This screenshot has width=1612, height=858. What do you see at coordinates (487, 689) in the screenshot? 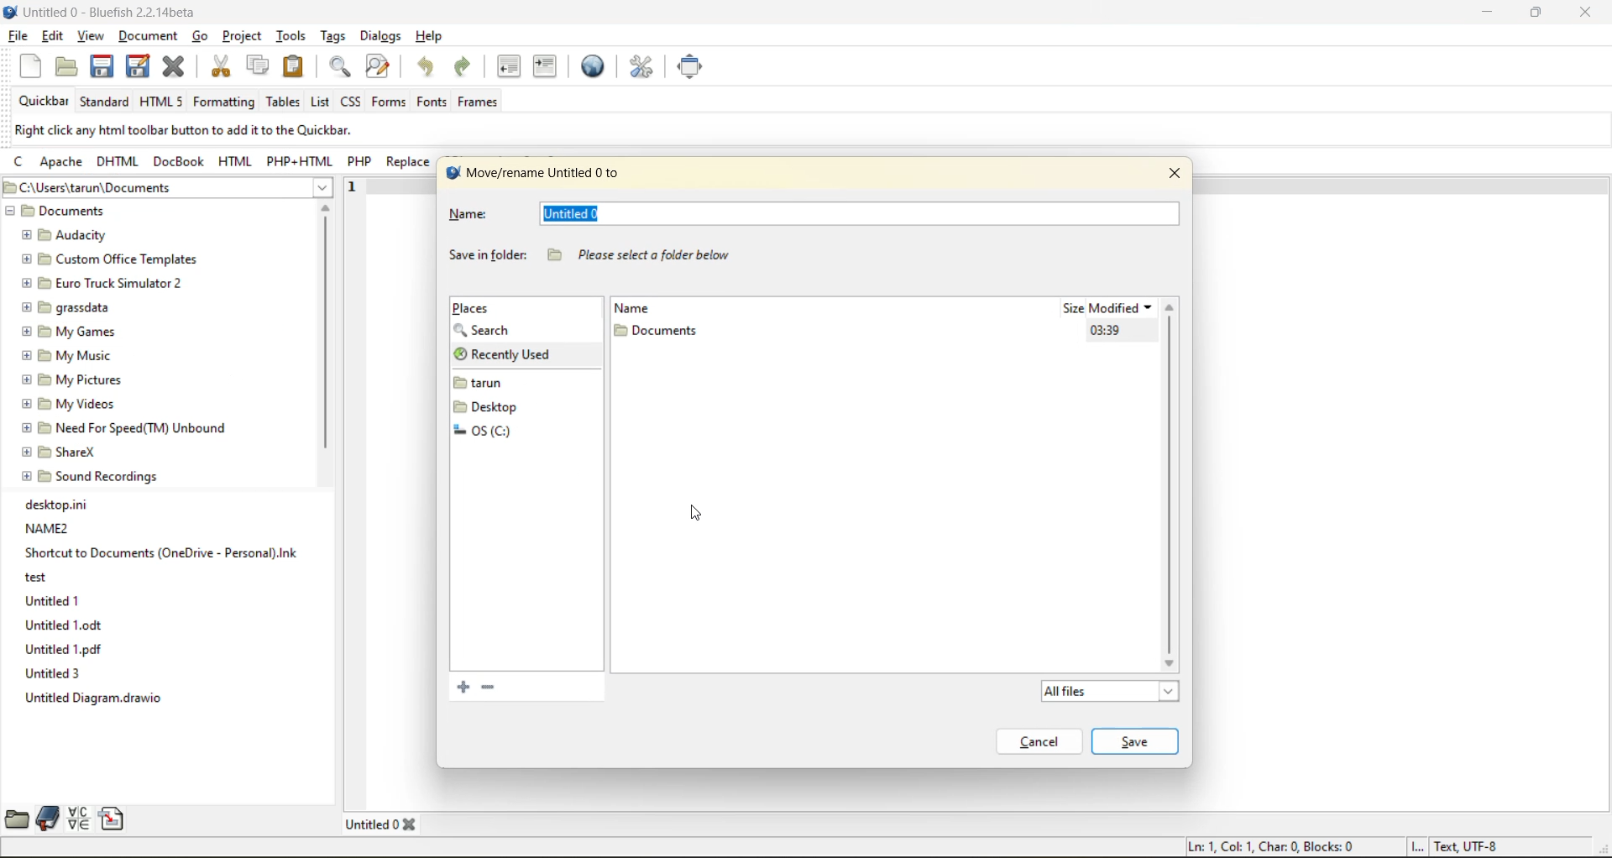
I see `remove the selected bookmark` at bounding box center [487, 689].